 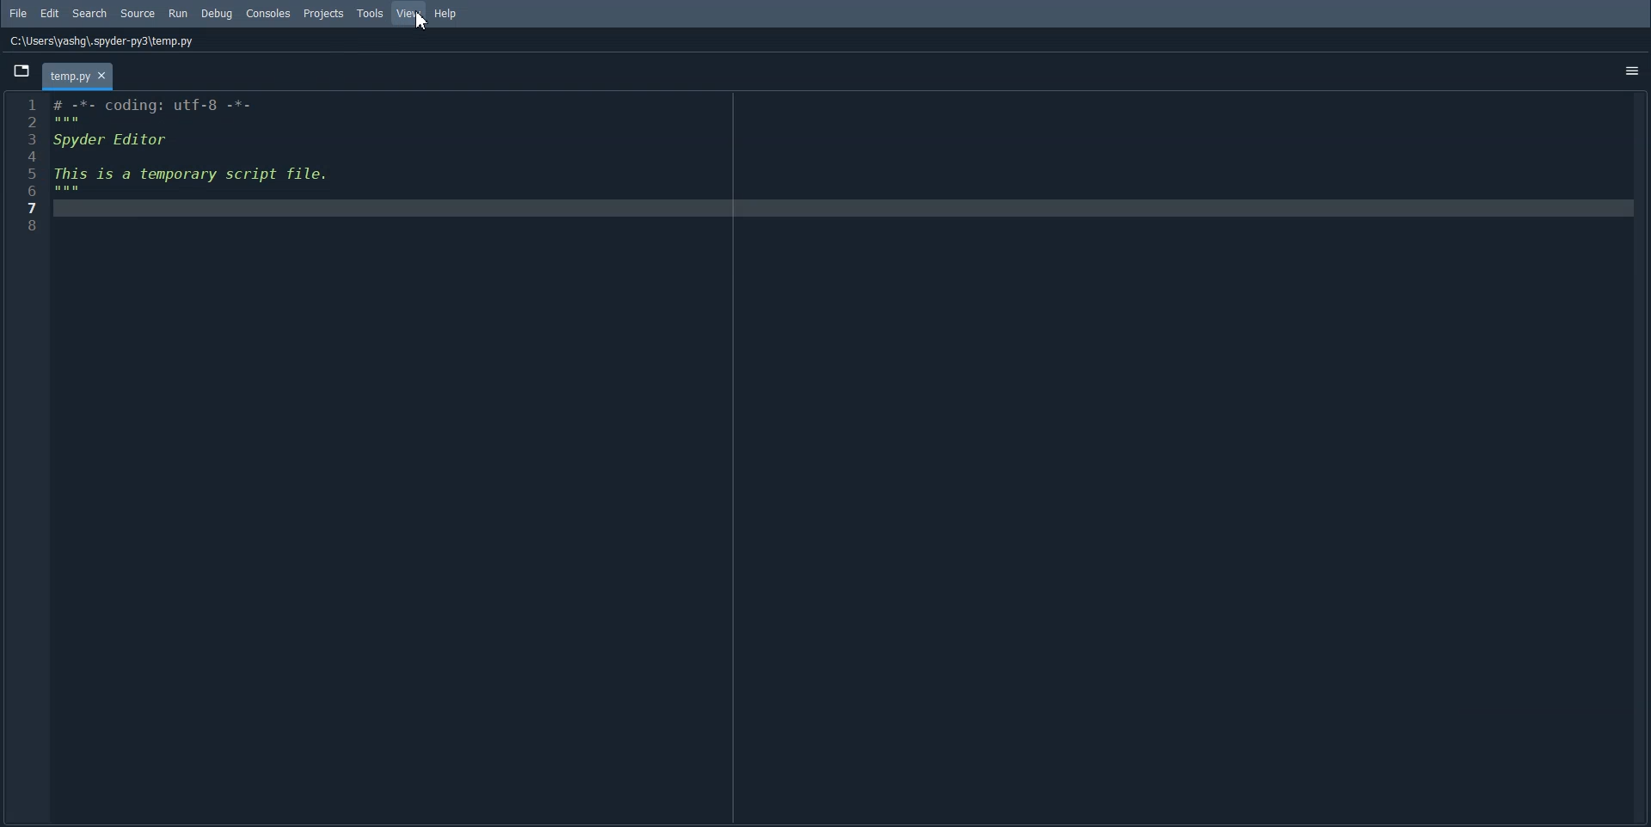 What do you see at coordinates (180, 12) in the screenshot?
I see `Run` at bounding box center [180, 12].